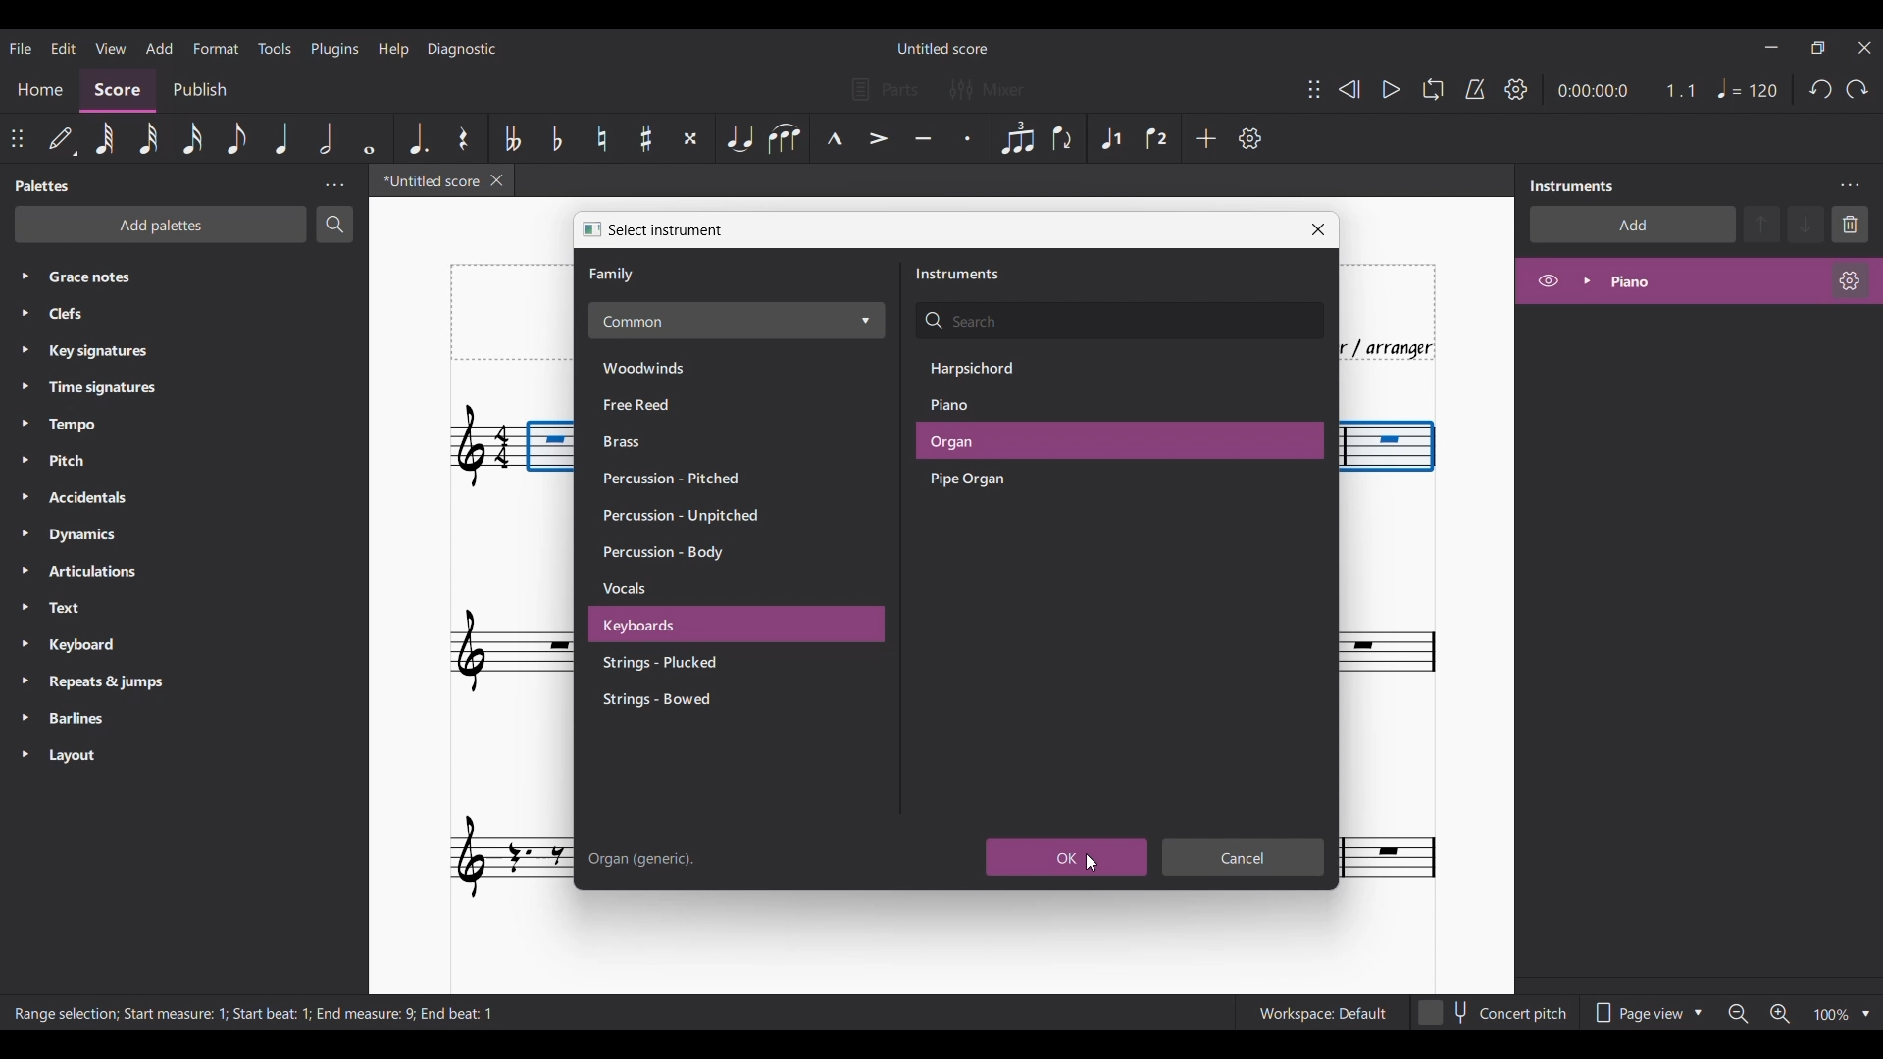 The height and width of the screenshot is (1059, 1883). What do you see at coordinates (1400, 346) in the screenshot?
I see `/arranger` at bounding box center [1400, 346].